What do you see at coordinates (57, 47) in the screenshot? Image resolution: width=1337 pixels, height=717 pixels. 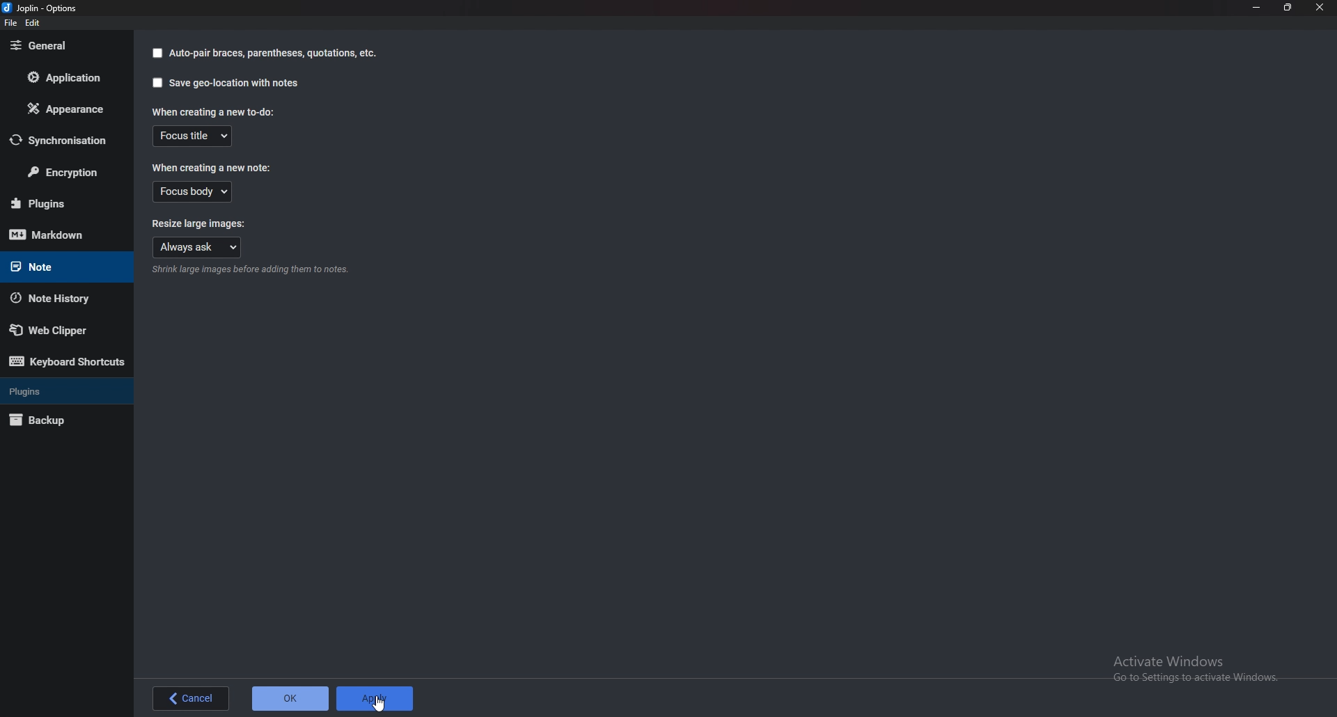 I see `General` at bounding box center [57, 47].